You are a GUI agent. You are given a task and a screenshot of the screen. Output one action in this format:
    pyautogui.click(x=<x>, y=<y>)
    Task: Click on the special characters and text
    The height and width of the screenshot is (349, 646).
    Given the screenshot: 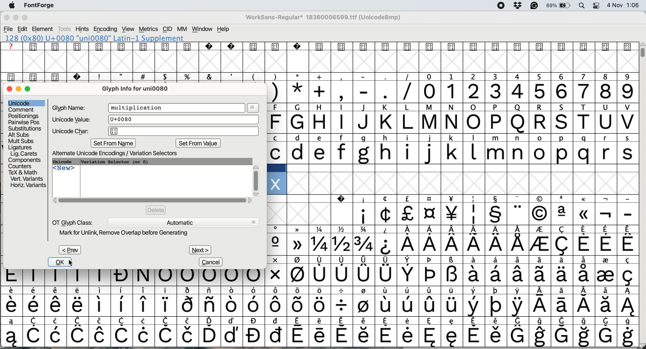 What is the action you would take?
    pyautogui.click(x=447, y=108)
    